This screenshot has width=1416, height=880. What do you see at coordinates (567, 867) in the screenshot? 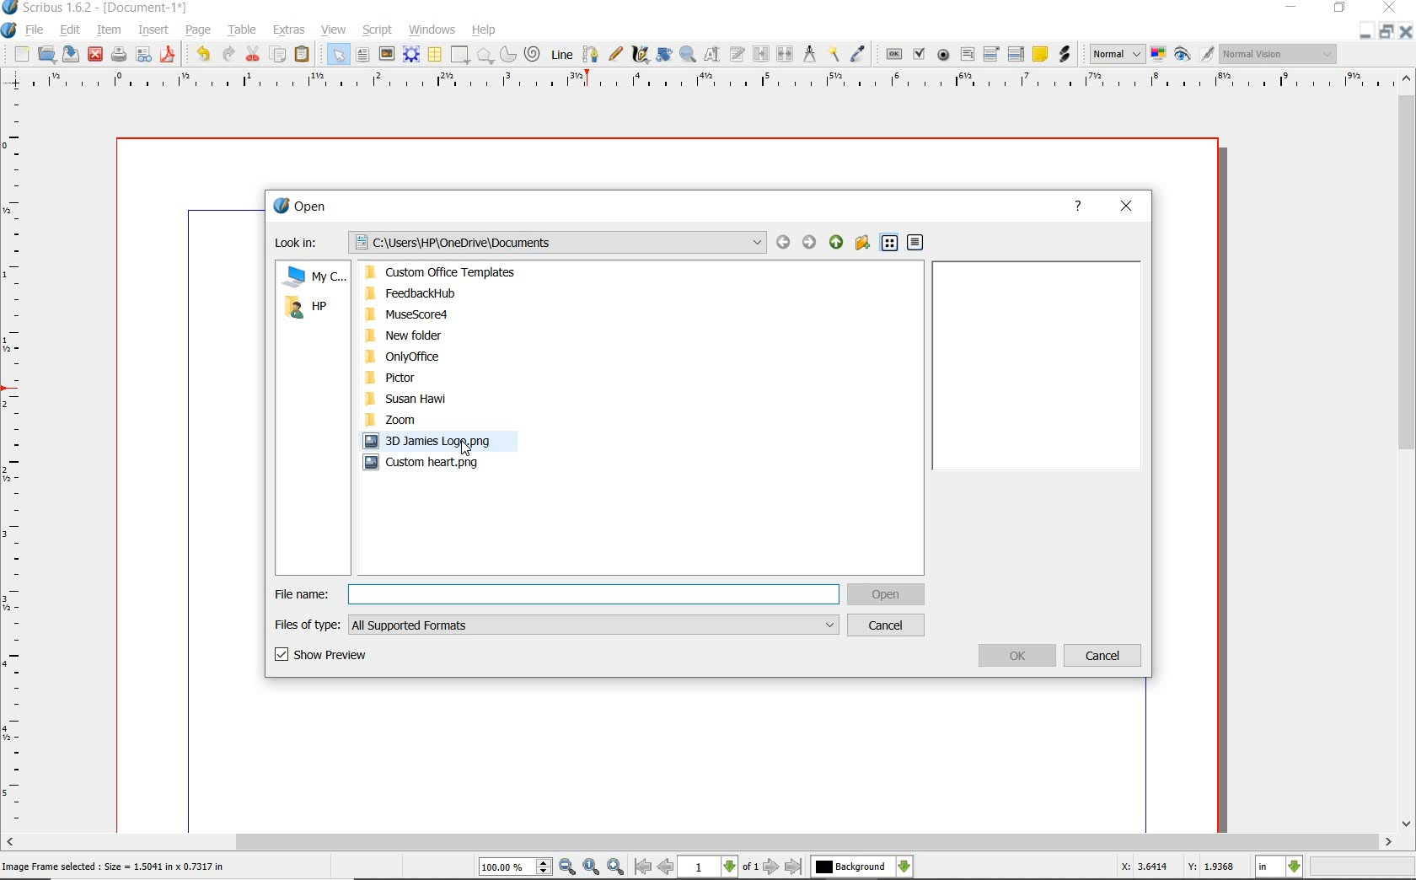
I see `zoom out` at bounding box center [567, 867].